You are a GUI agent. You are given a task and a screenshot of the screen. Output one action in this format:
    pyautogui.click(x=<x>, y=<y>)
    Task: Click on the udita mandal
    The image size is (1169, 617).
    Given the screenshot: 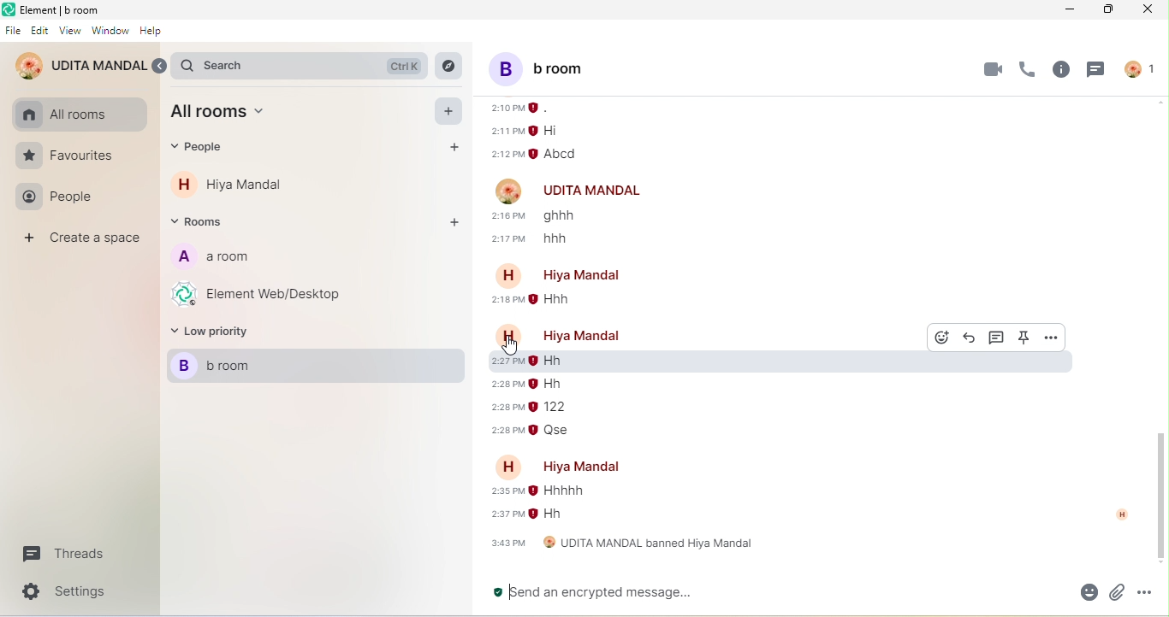 What is the action you would take?
    pyautogui.click(x=80, y=67)
    